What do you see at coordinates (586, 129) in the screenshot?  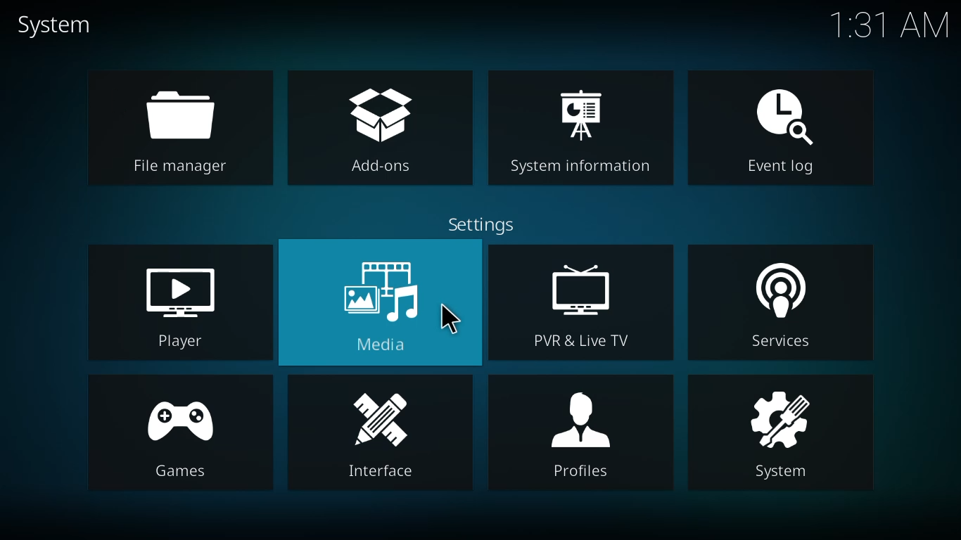 I see `system information` at bounding box center [586, 129].